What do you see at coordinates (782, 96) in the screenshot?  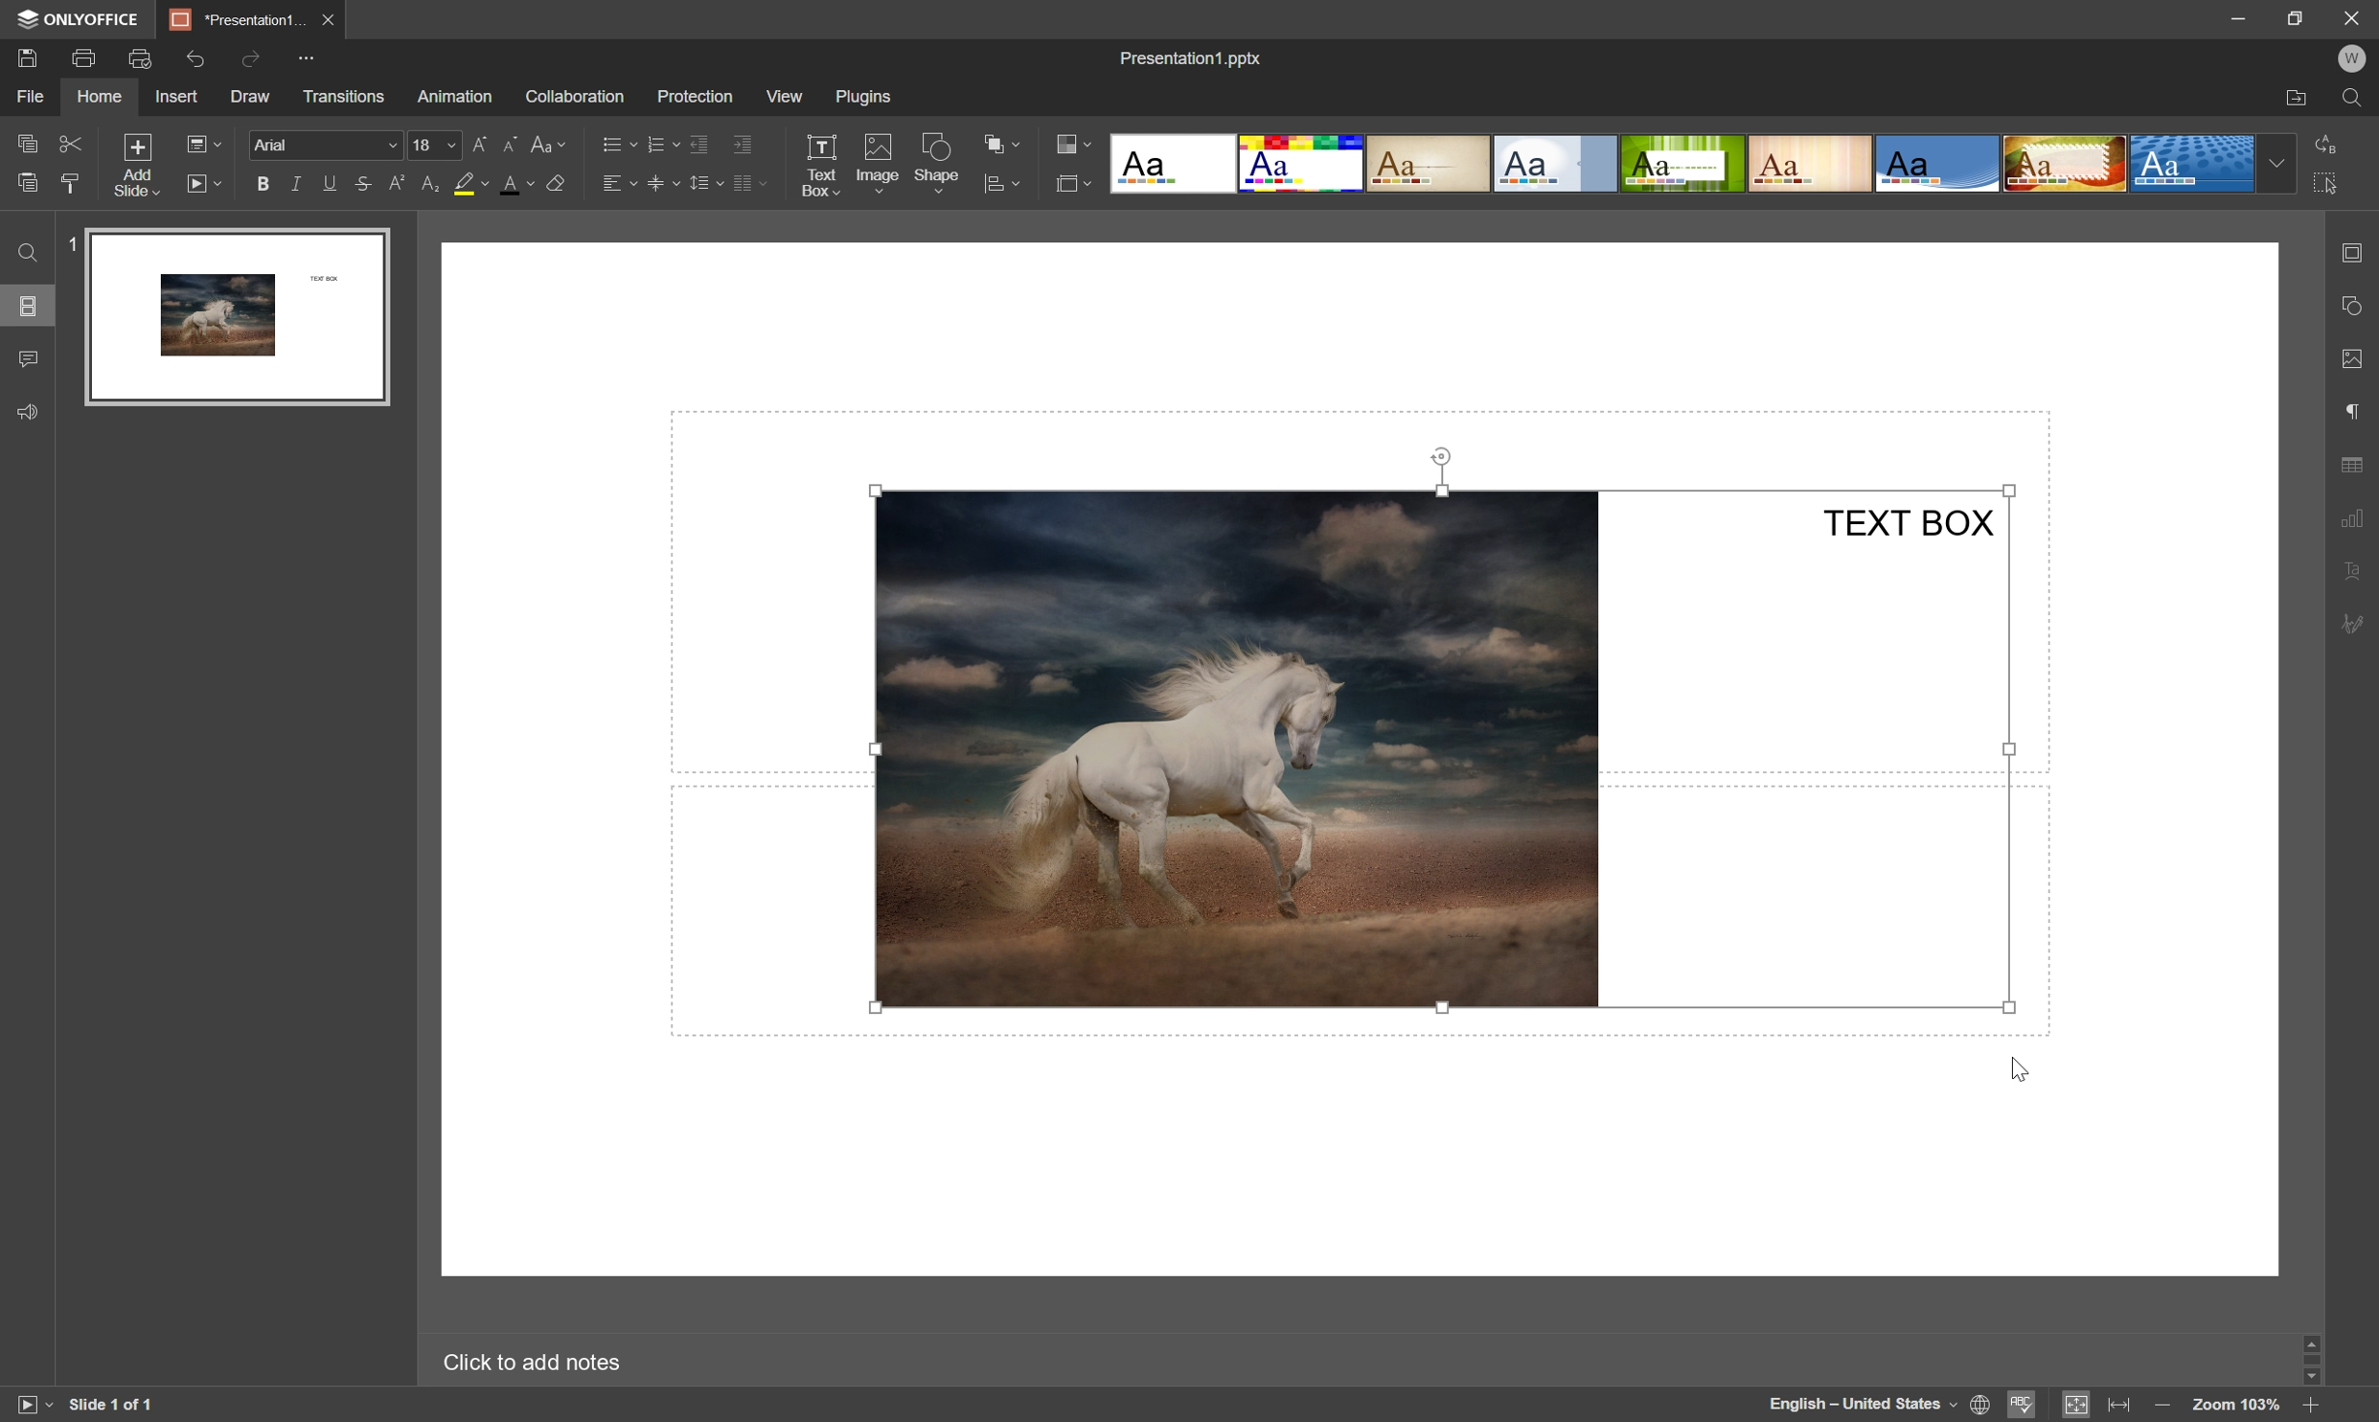 I see `view` at bounding box center [782, 96].